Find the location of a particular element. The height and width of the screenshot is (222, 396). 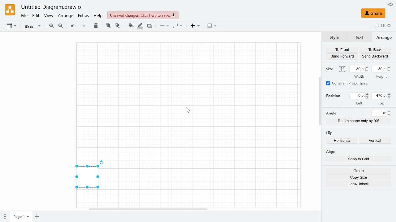

left is located at coordinates (359, 103).